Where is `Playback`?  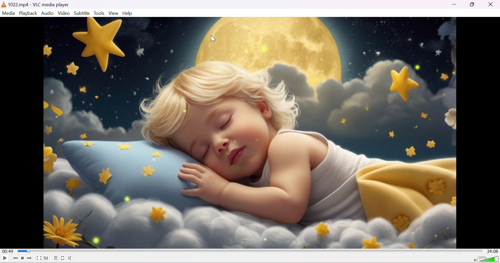 Playback is located at coordinates (28, 13).